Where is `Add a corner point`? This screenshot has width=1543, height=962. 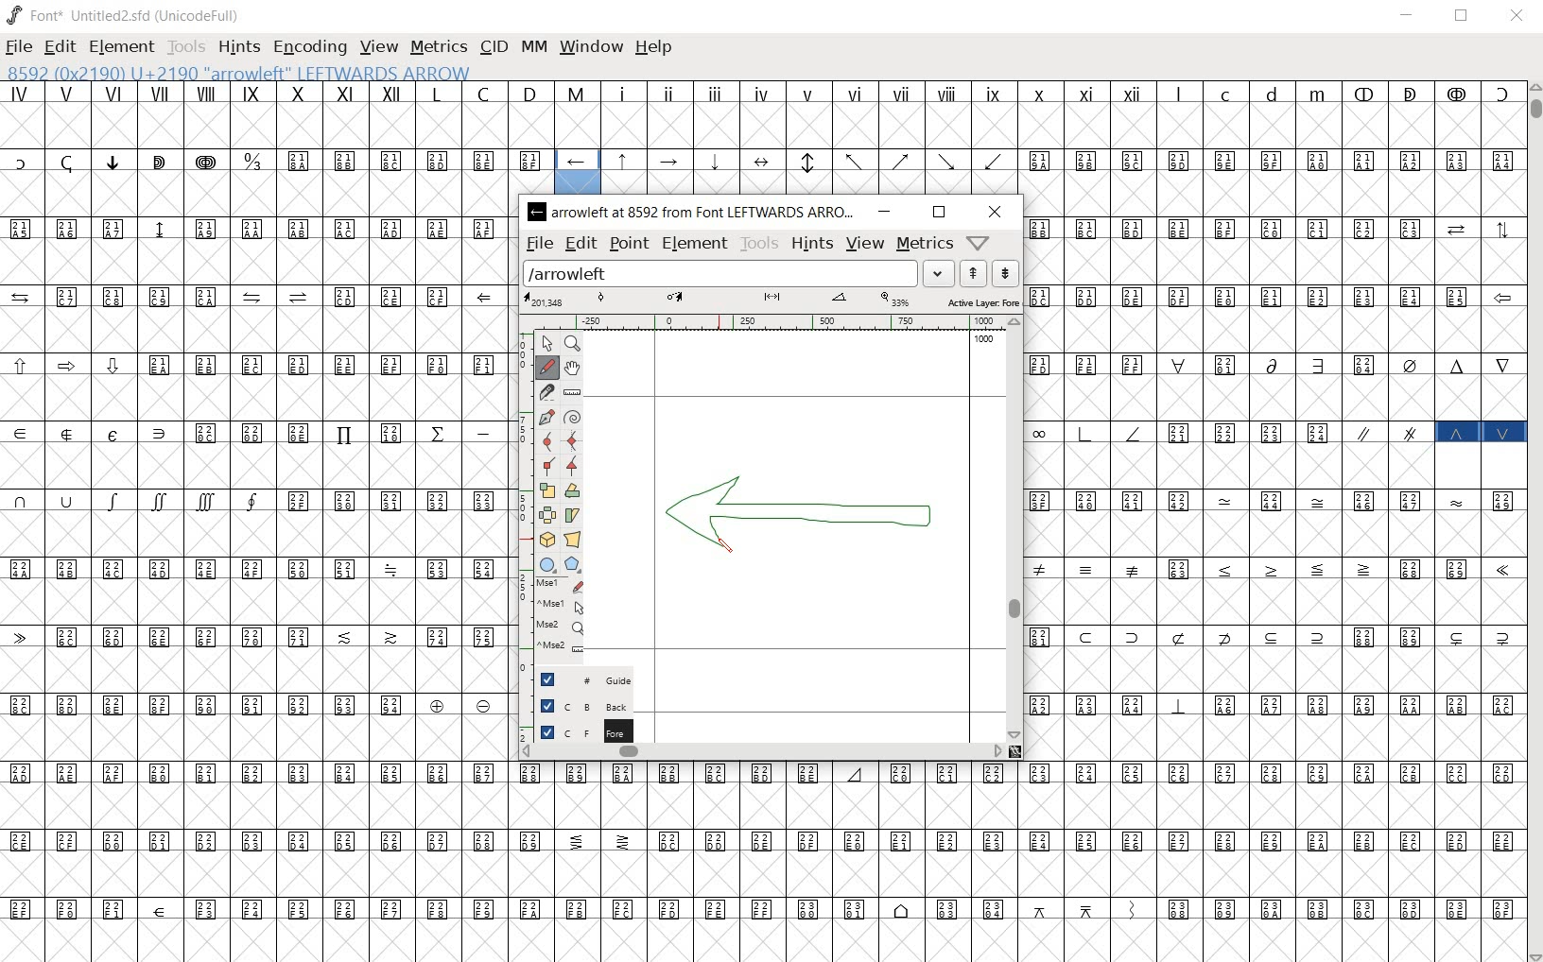
Add a corner point is located at coordinates (546, 467).